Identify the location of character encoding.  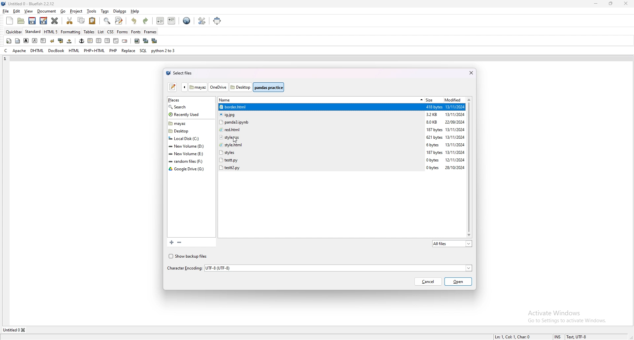
(319, 268).